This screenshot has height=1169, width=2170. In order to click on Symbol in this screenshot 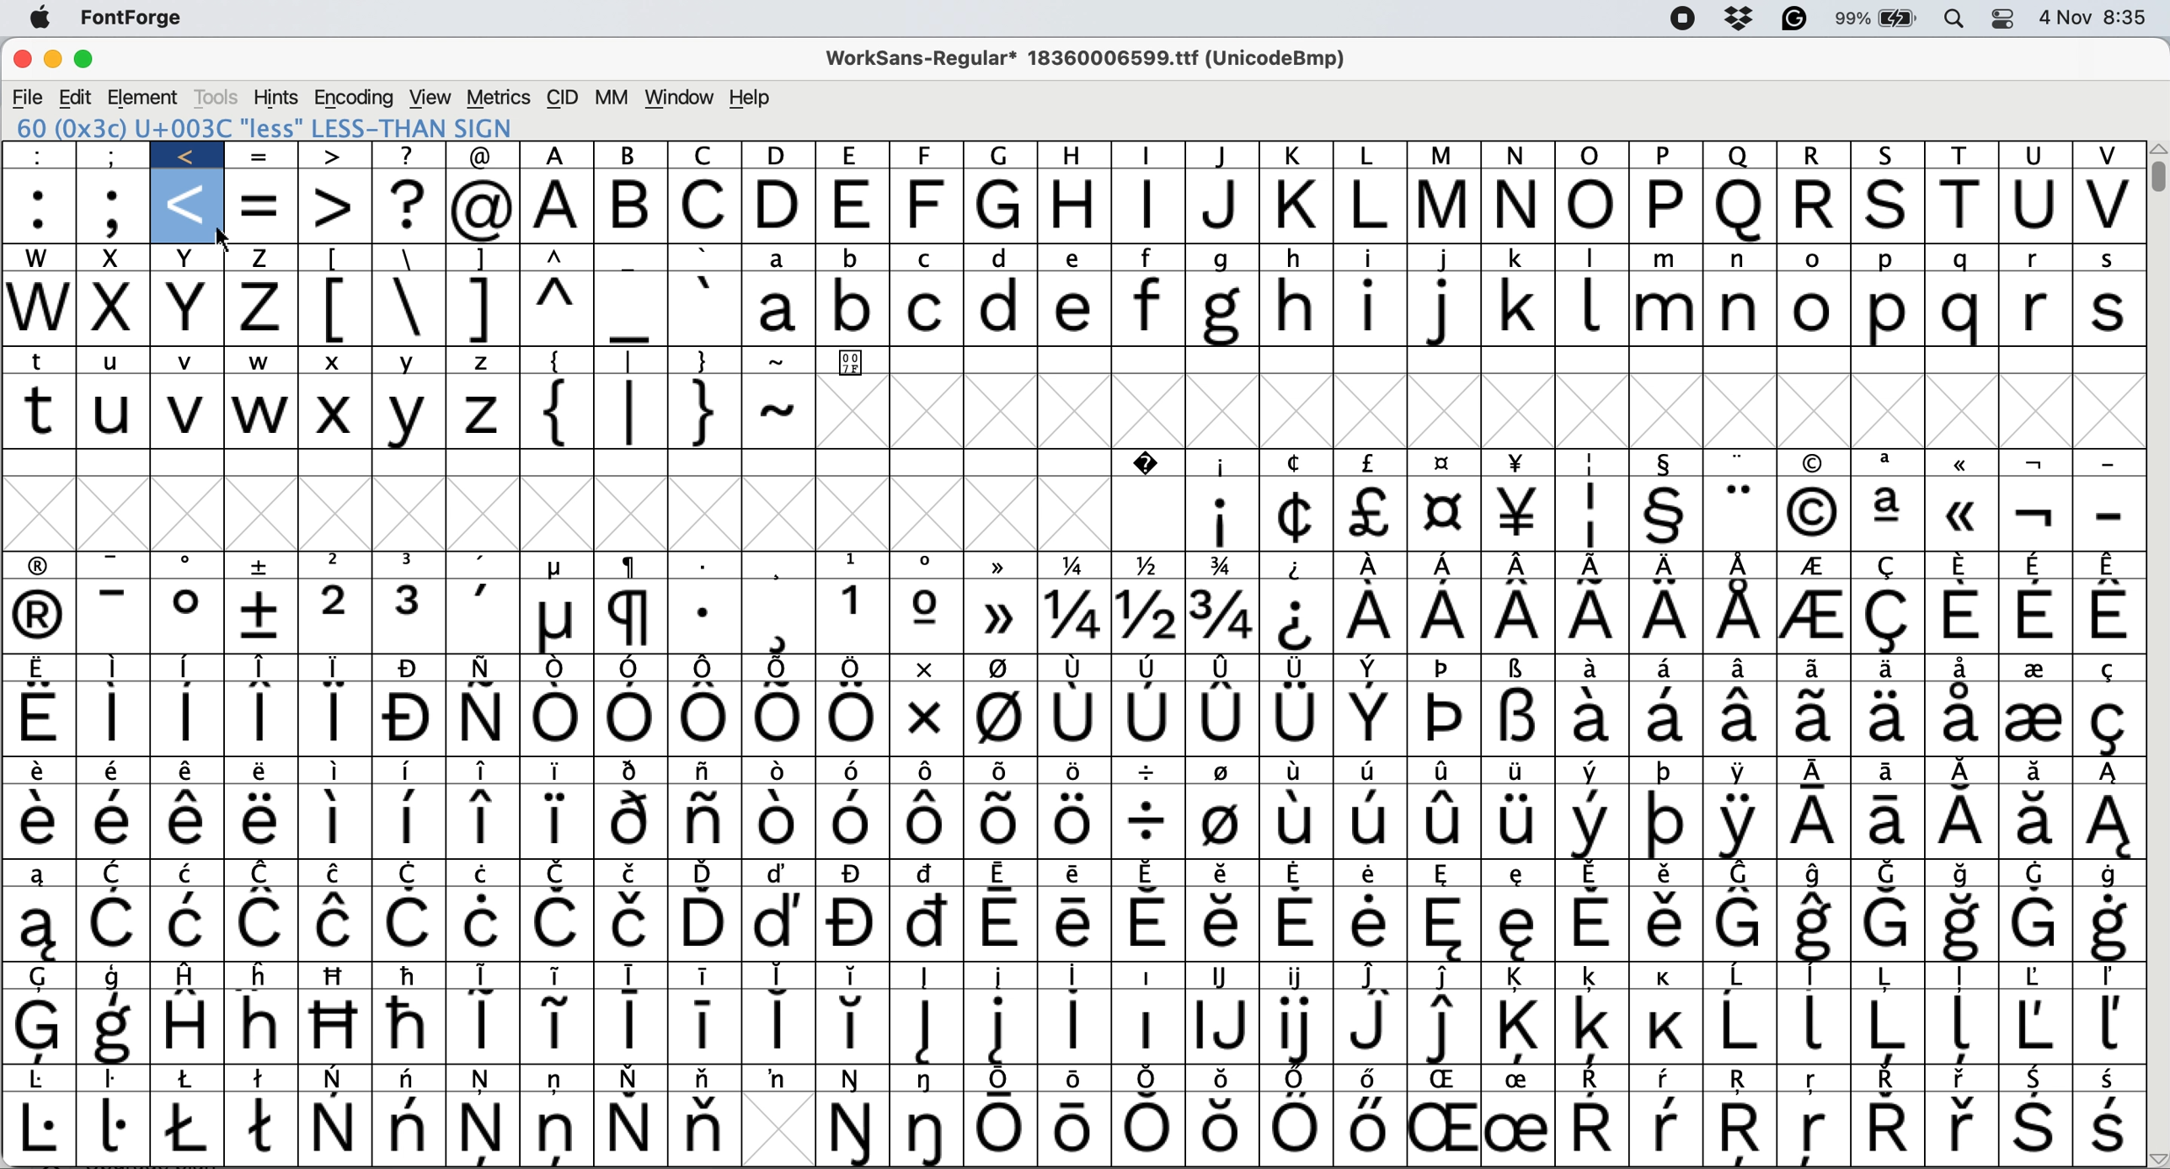, I will do `click(780, 1078)`.